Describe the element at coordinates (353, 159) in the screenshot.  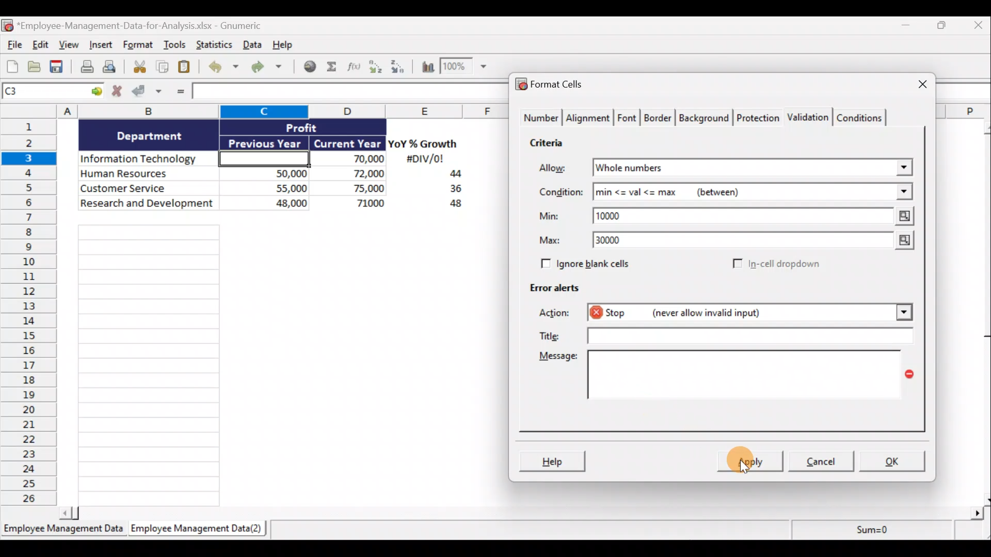
I see `70,000` at that location.